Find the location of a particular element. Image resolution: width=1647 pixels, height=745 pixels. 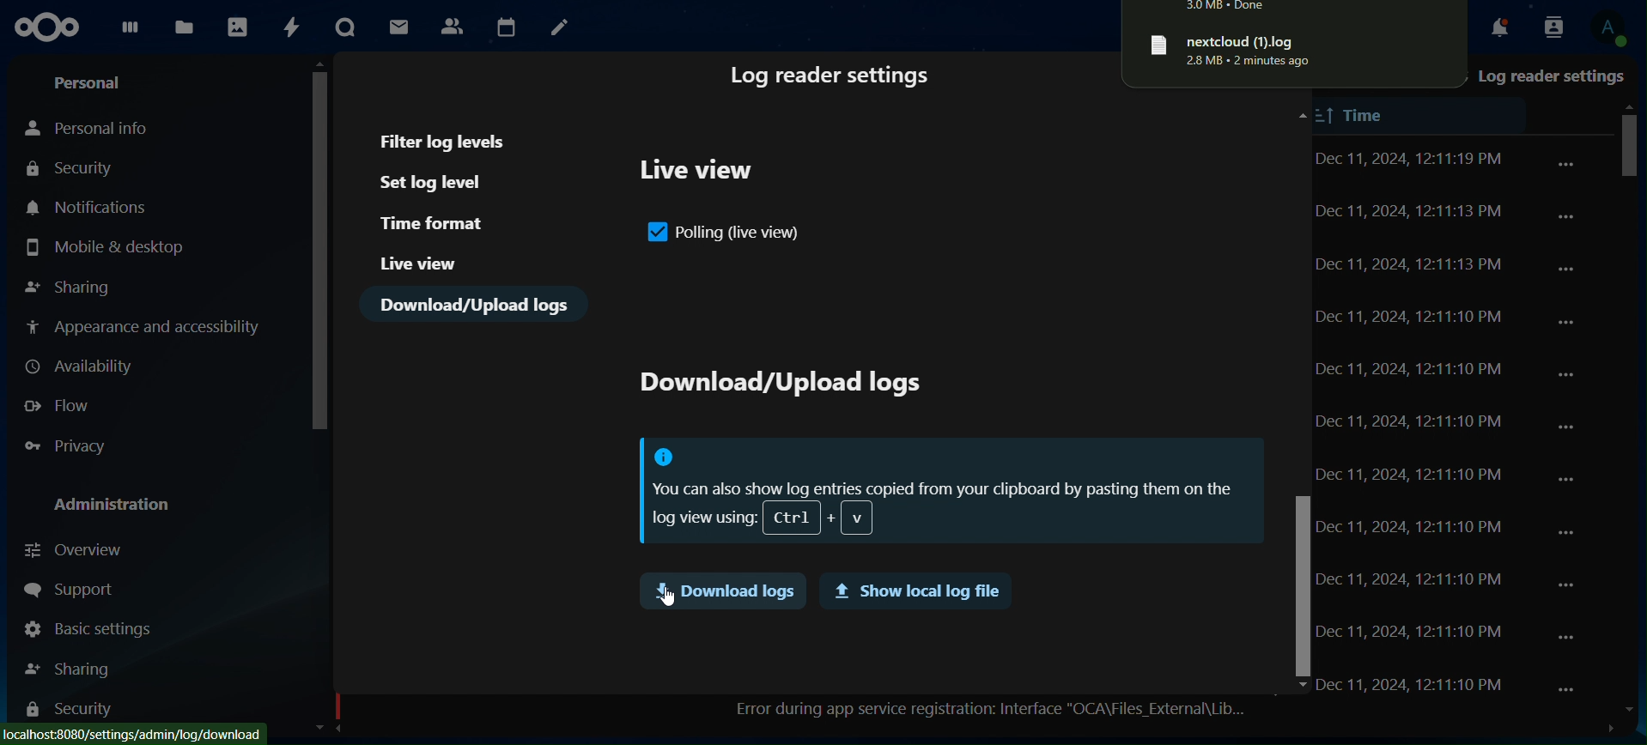

shaing is located at coordinates (70, 665).